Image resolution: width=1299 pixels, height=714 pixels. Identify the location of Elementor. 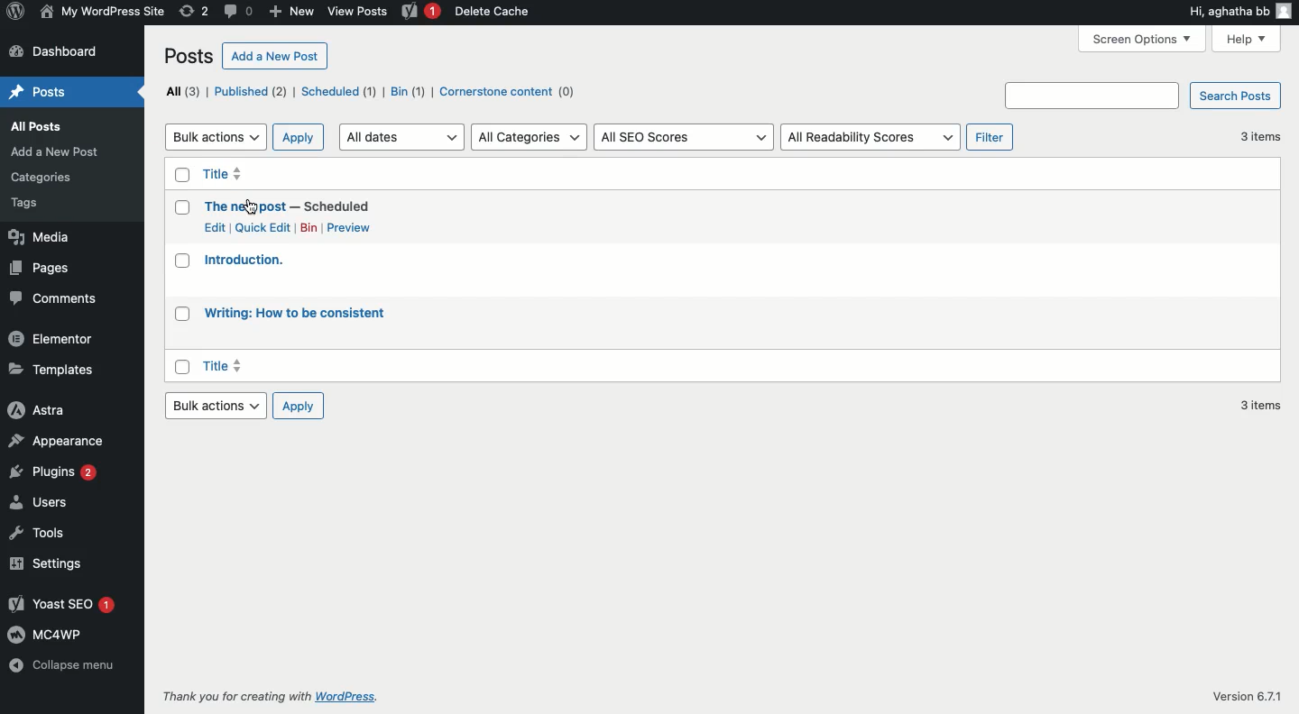
(52, 338).